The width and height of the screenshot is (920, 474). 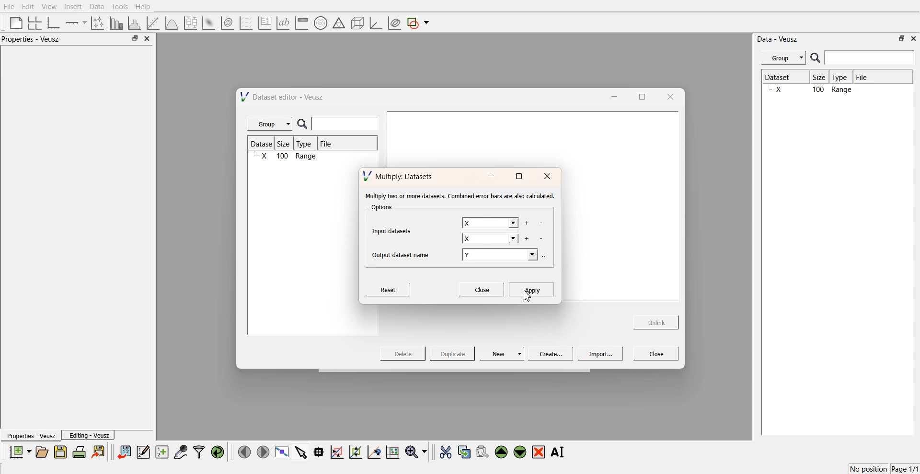 I want to click on cut the selected widgets, so click(x=445, y=452).